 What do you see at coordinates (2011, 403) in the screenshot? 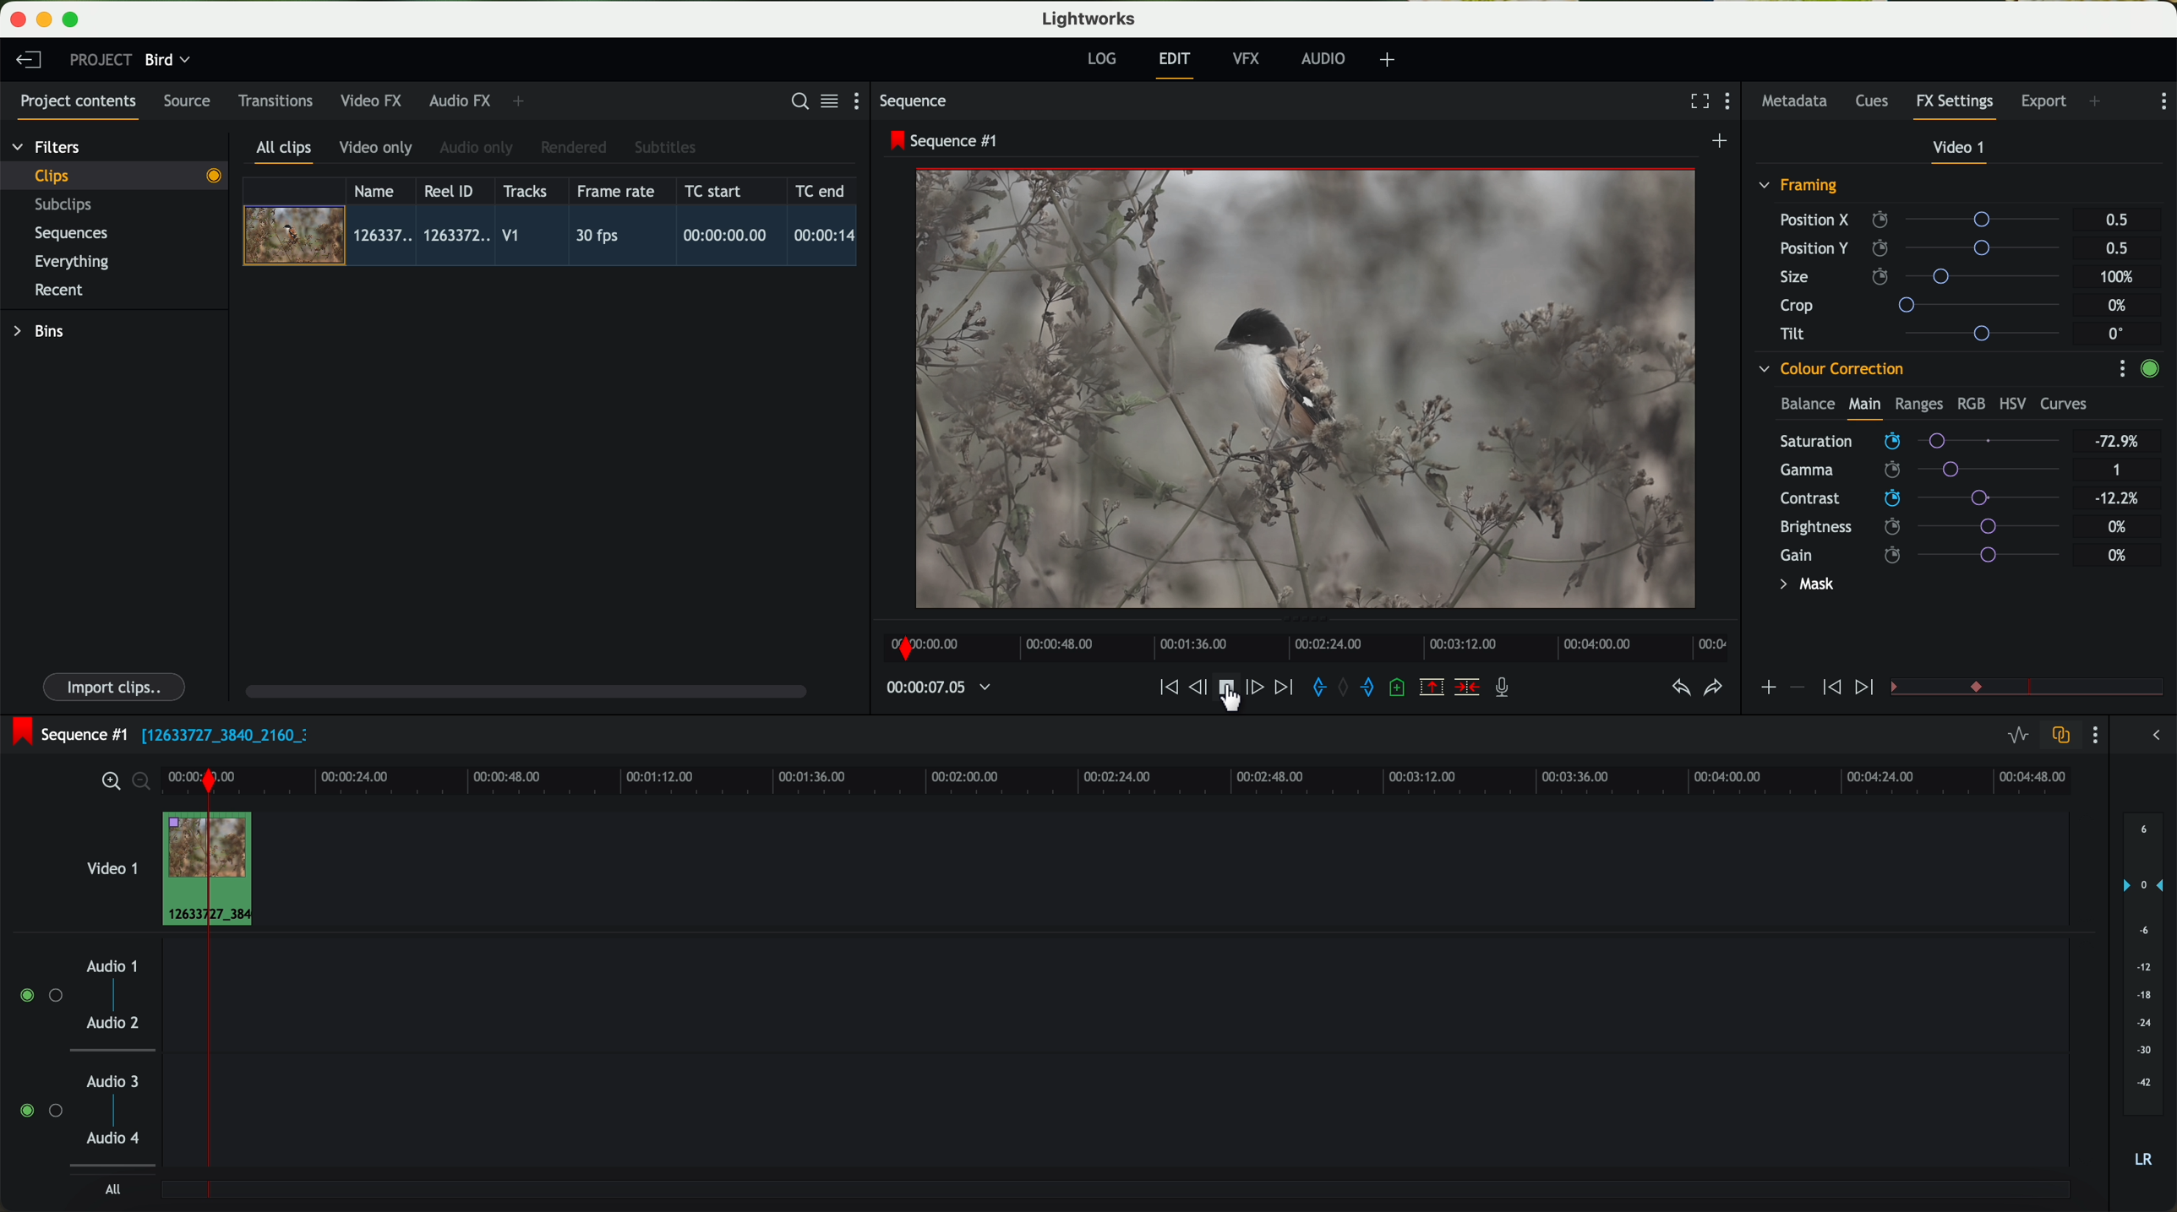
I see `HSV` at bounding box center [2011, 403].